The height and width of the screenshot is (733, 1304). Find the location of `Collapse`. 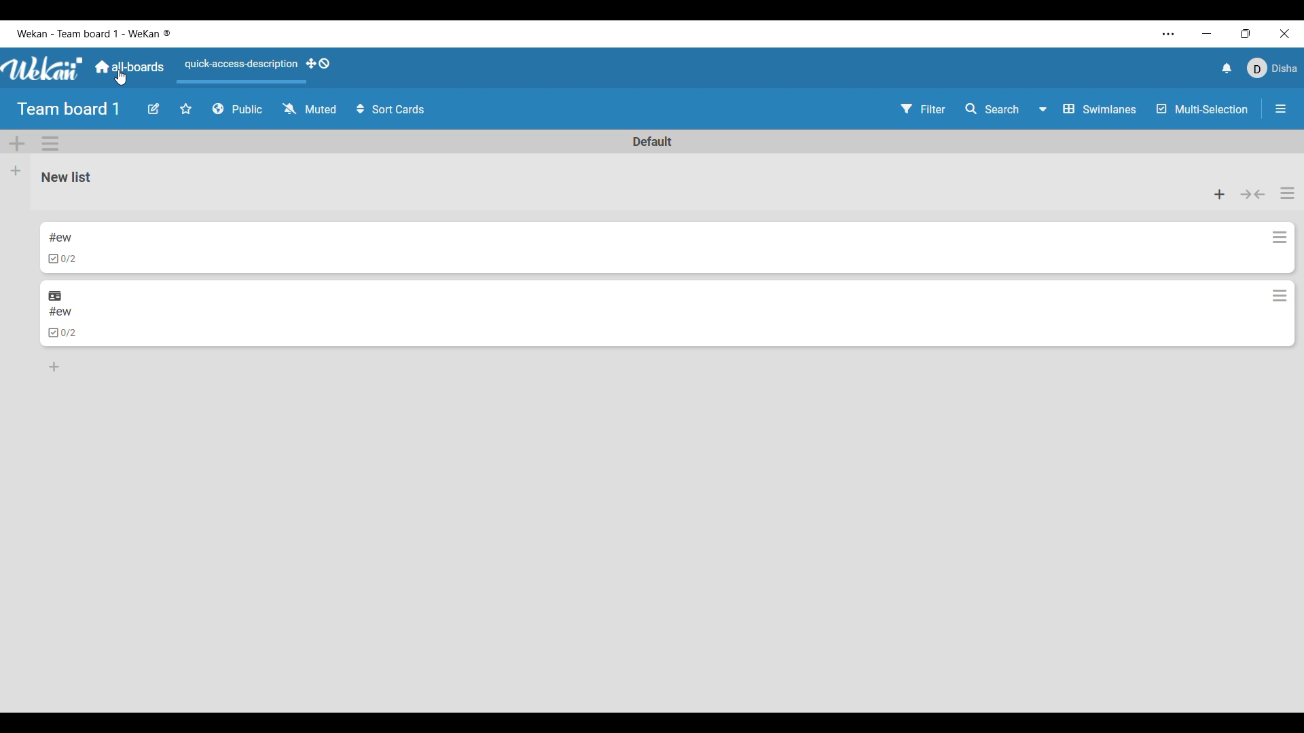

Collapse is located at coordinates (1253, 194).